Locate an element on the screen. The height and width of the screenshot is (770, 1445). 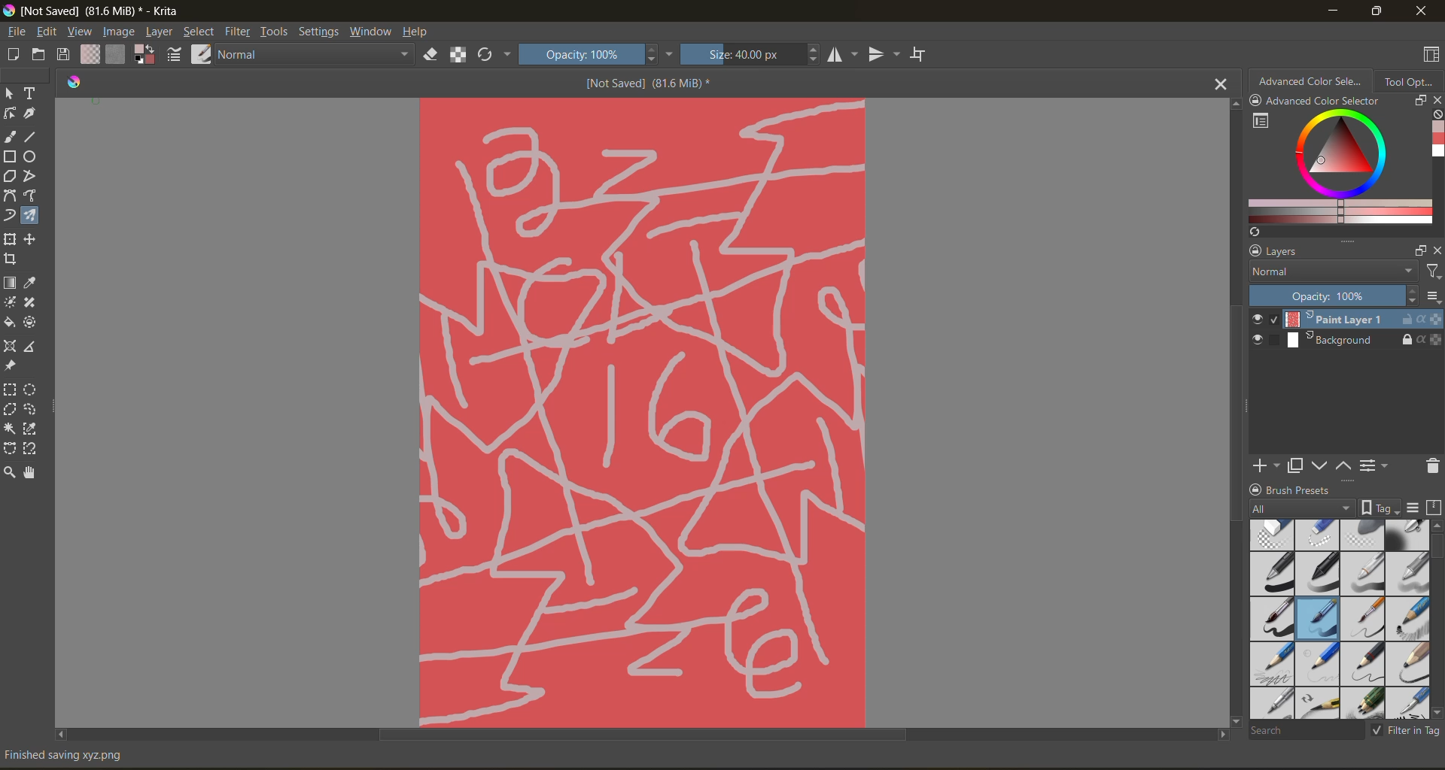
close is located at coordinates (1436, 250).